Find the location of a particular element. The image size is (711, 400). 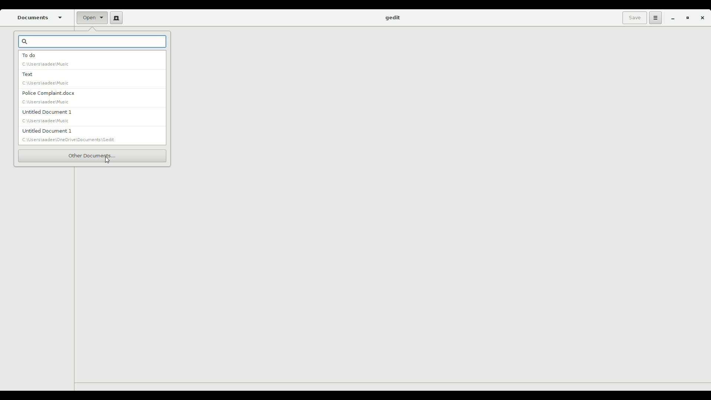

Untitled document 1 is located at coordinates (44, 116).